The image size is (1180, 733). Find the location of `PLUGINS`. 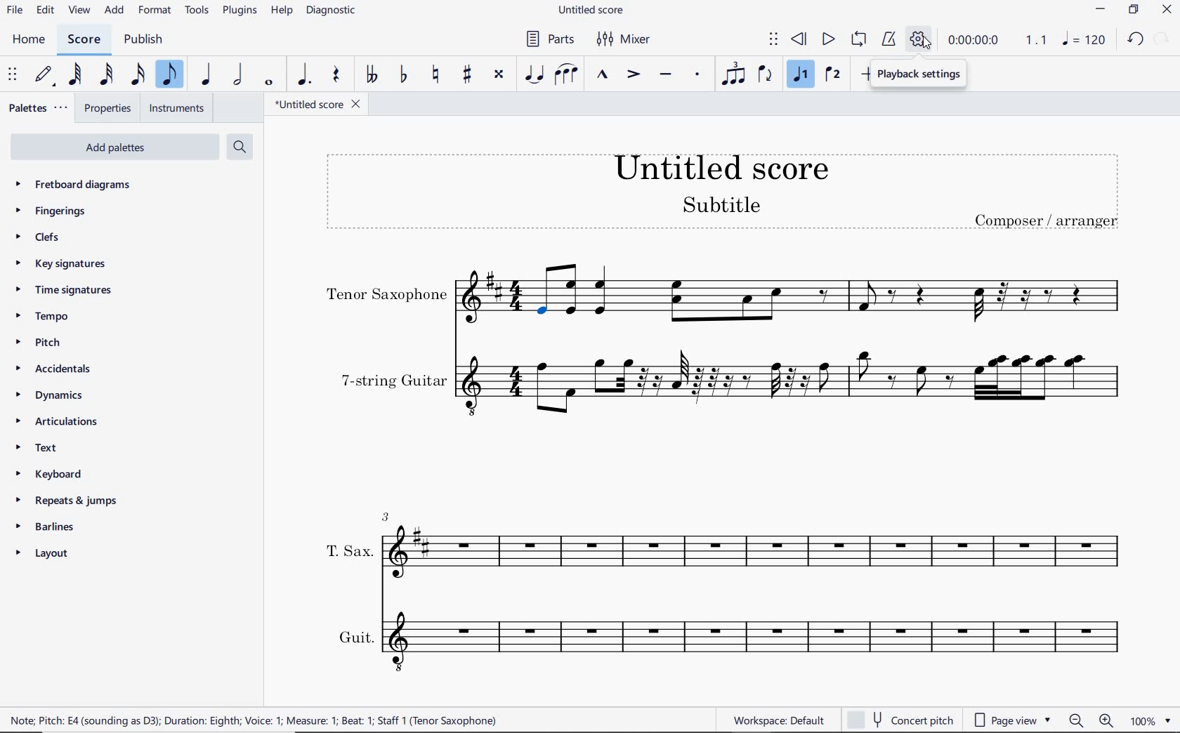

PLUGINS is located at coordinates (239, 11).